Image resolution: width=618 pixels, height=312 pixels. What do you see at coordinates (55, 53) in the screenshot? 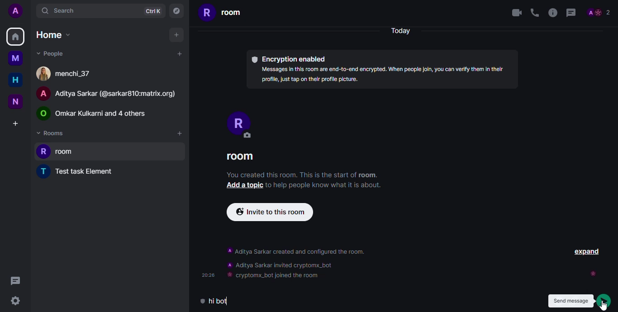
I see `people` at bounding box center [55, 53].